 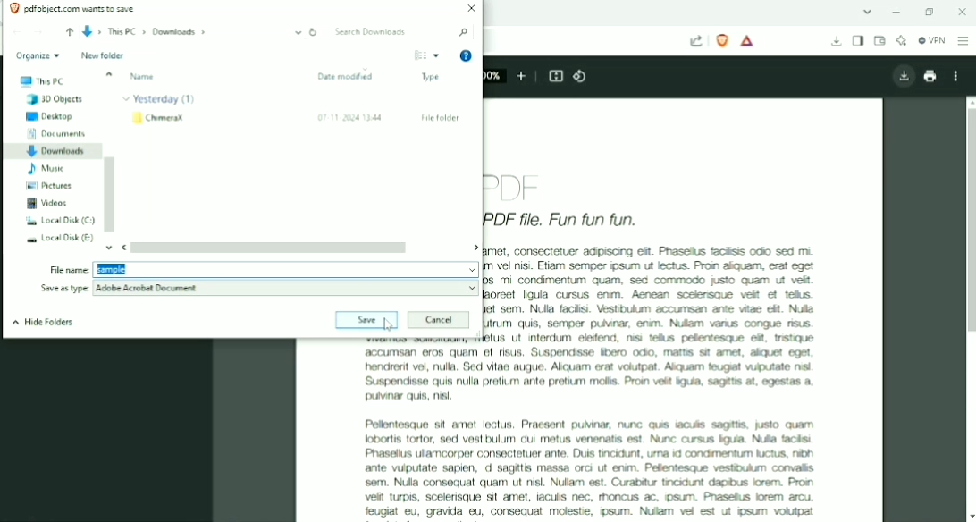 I want to click on Search Tabs, so click(x=868, y=13).